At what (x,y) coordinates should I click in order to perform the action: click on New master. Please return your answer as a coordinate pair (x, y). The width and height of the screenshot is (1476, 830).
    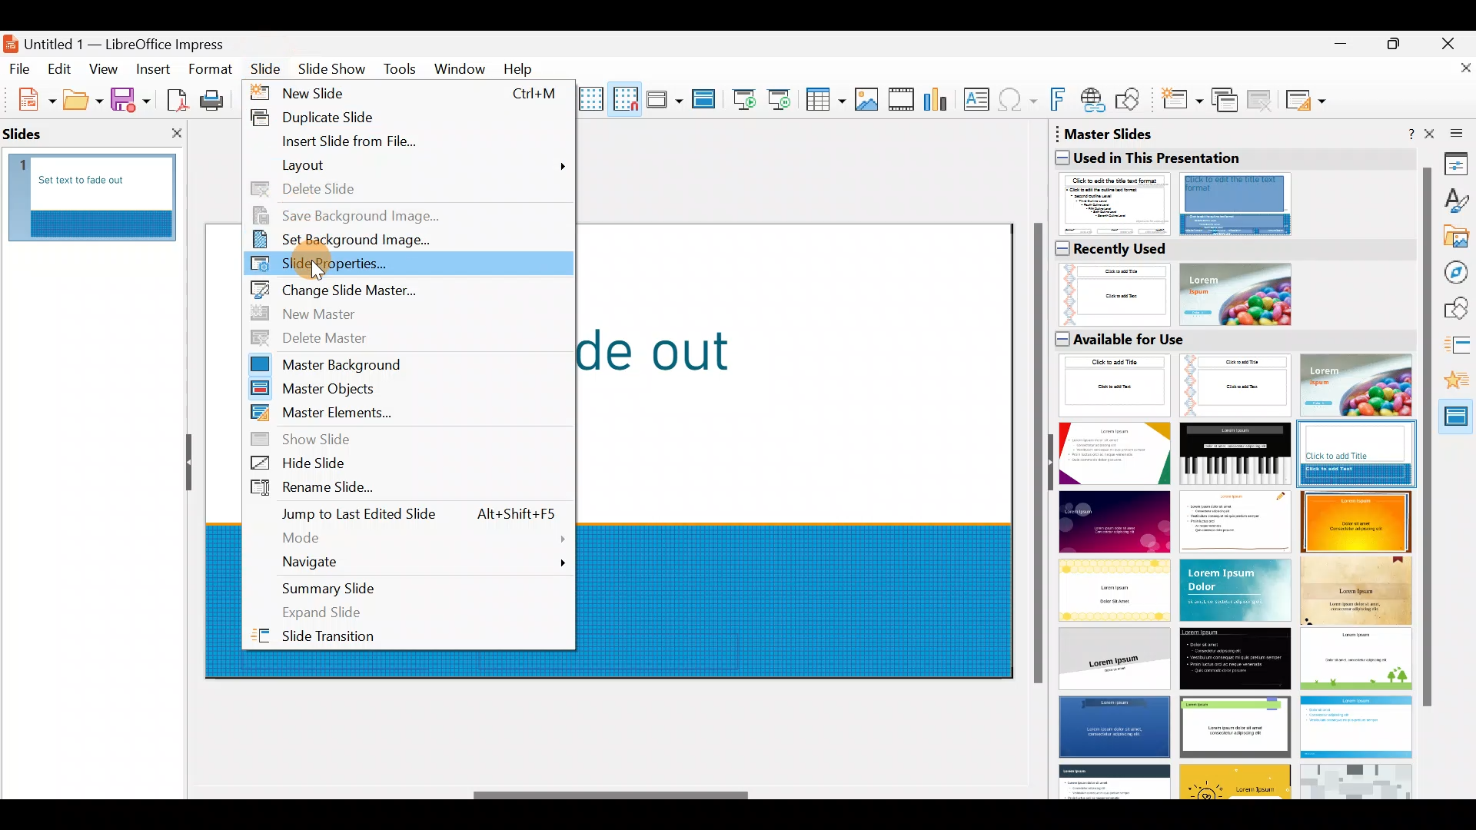
    Looking at the image, I should click on (394, 311).